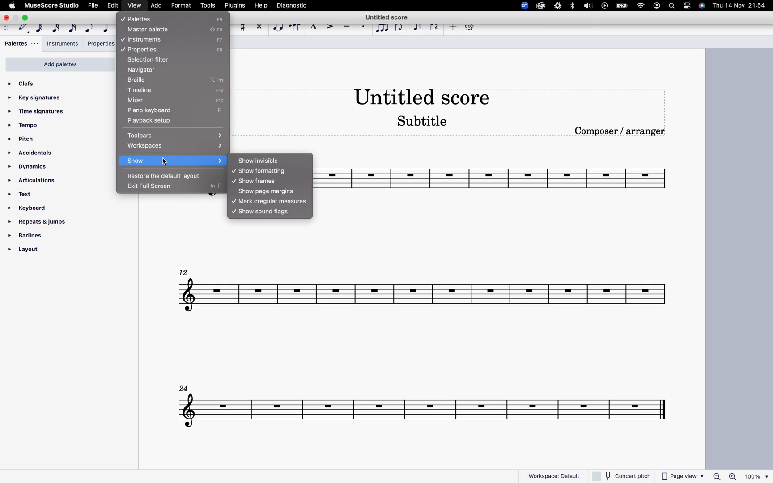 The width and height of the screenshot is (773, 483). Describe the element at coordinates (39, 29) in the screenshot. I see `64th note` at that location.